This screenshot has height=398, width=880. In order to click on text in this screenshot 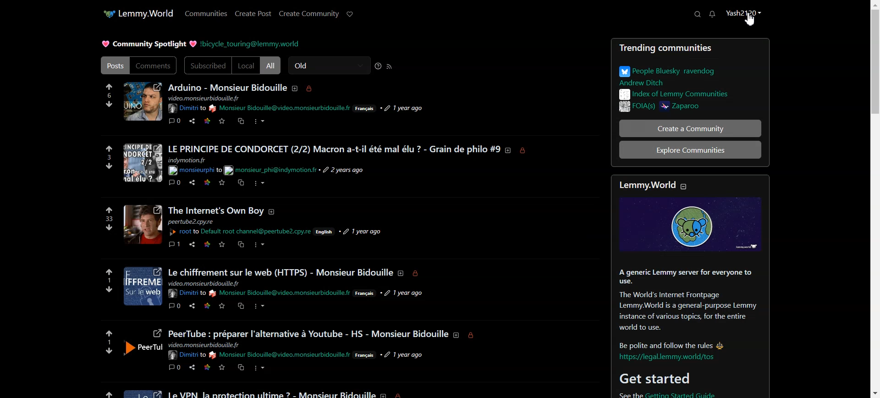, I will do `click(196, 222)`.